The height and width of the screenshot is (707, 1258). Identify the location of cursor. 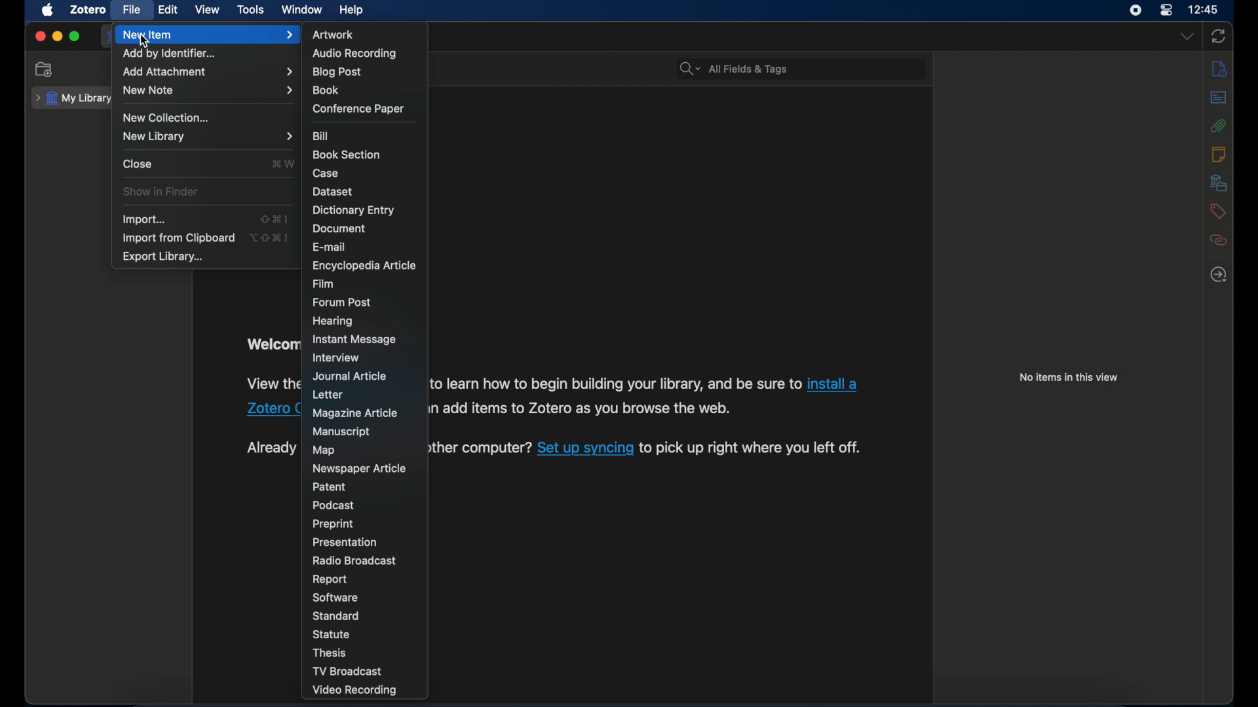
(145, 41).